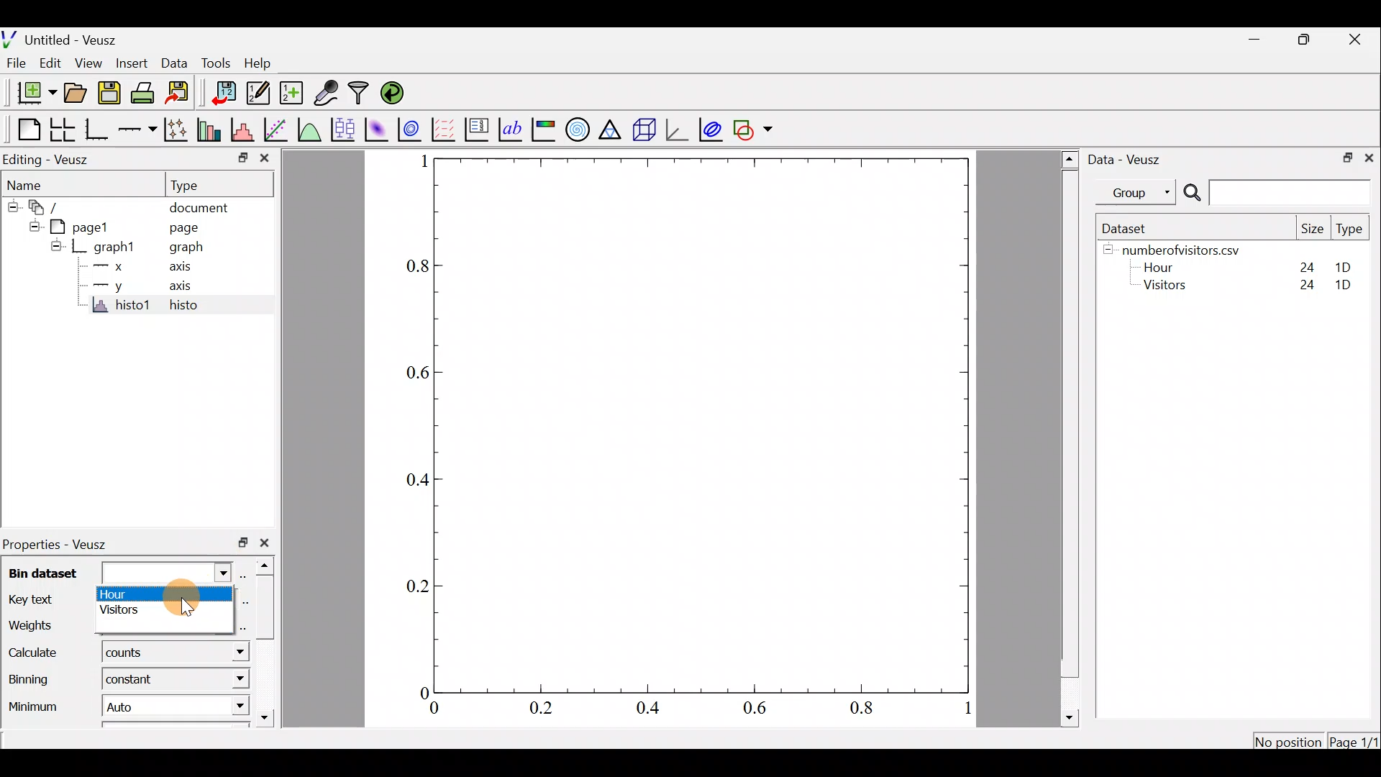 This screenshot has width=1381, height=777. What do you see at coordinates (191, 249) in the screenshot?
I see `graph` at bounding box center [191, 249].